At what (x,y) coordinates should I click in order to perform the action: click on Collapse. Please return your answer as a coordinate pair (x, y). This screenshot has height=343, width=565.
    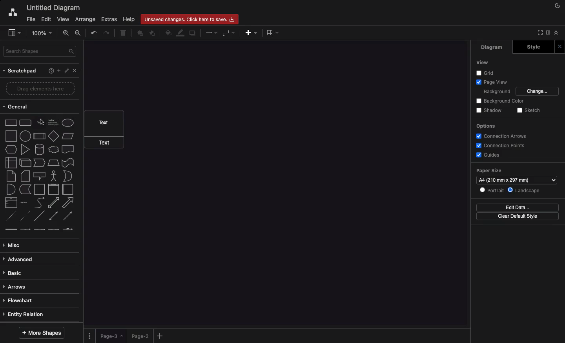
    Looking at the image, I should click on (539, 33).